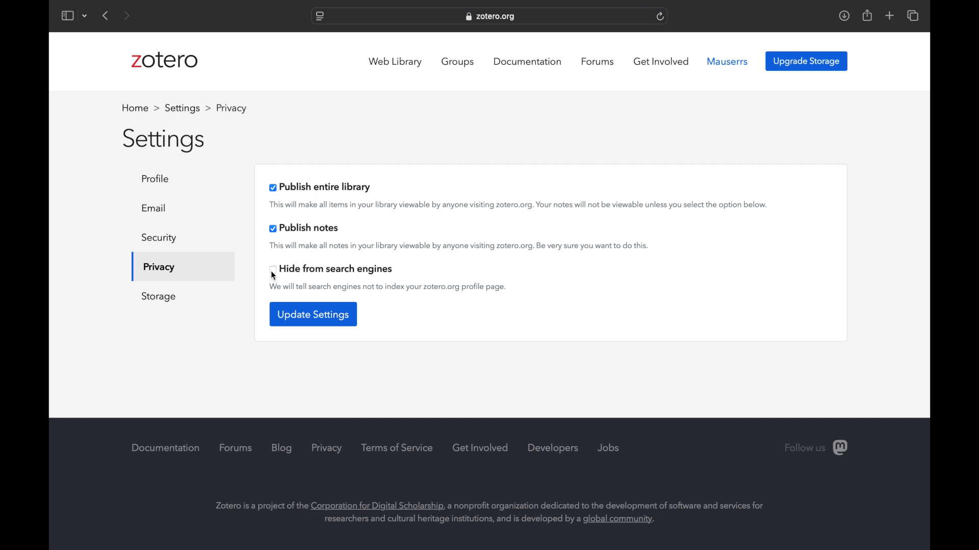  What do you see at coordinates (661, 61) in the screenshot?
I see `get involved` at bounding box center [661, 61].